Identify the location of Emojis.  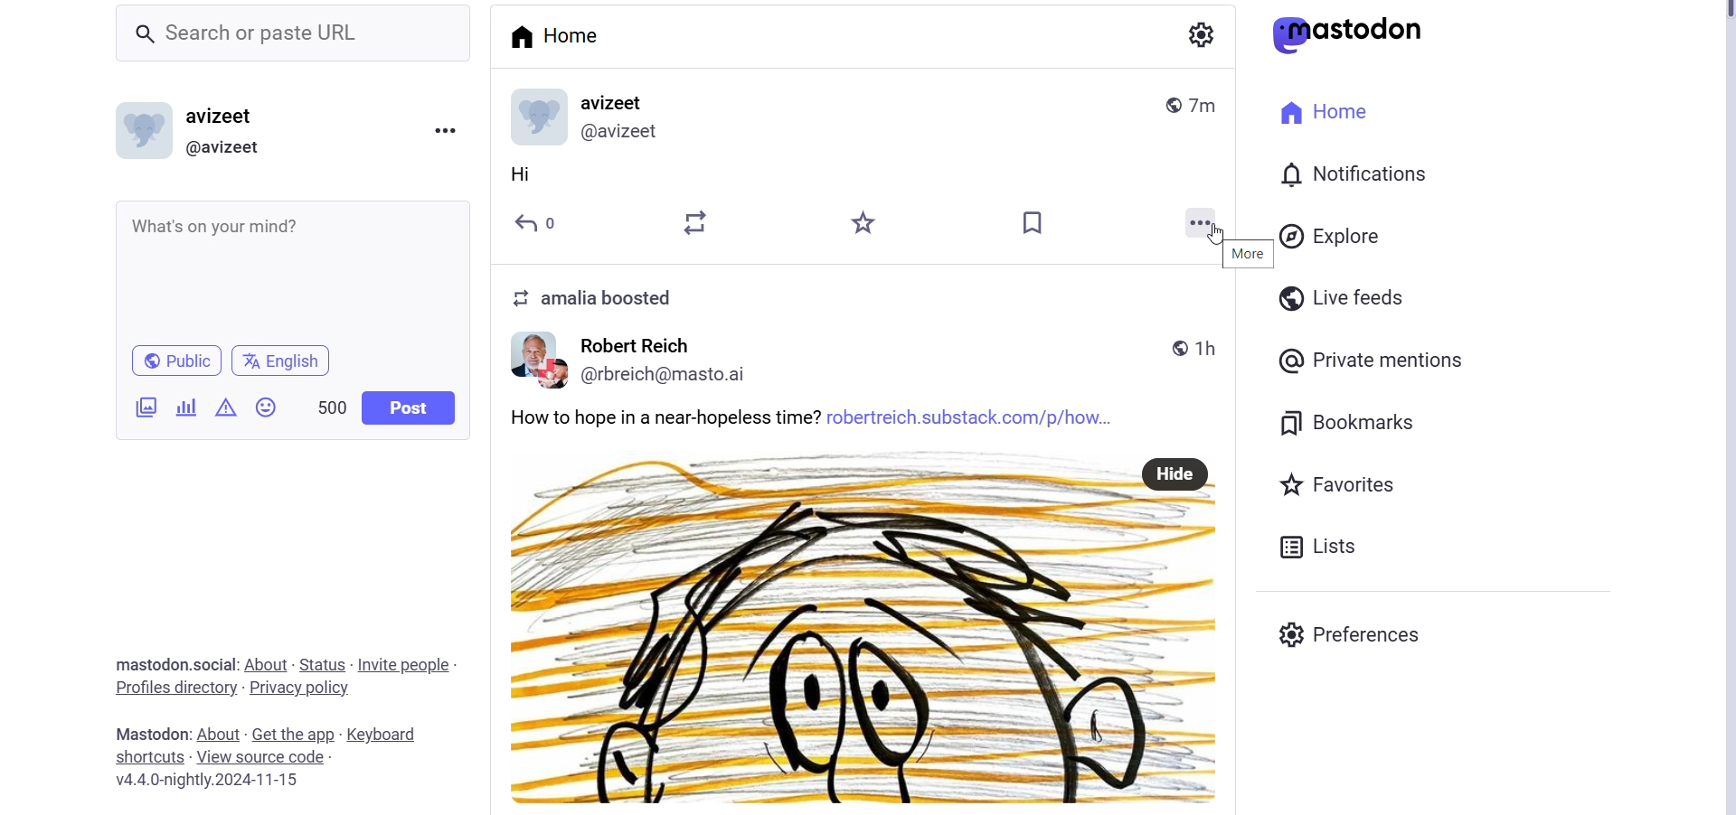
(267, 407).